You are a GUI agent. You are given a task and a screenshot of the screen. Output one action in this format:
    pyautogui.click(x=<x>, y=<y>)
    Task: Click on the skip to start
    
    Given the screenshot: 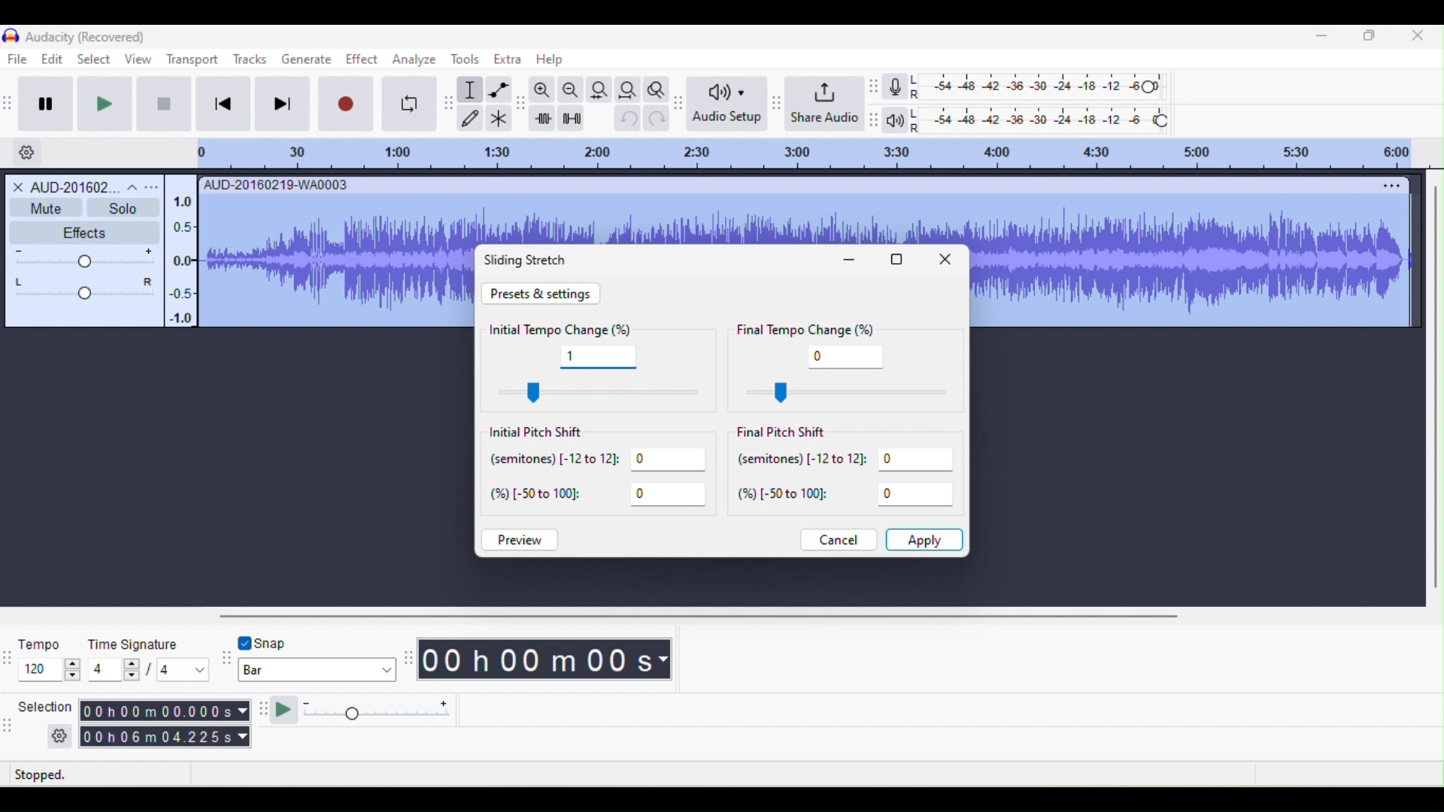 What is the action you would take?
    pyautogui.click(x=225, y=105)
    